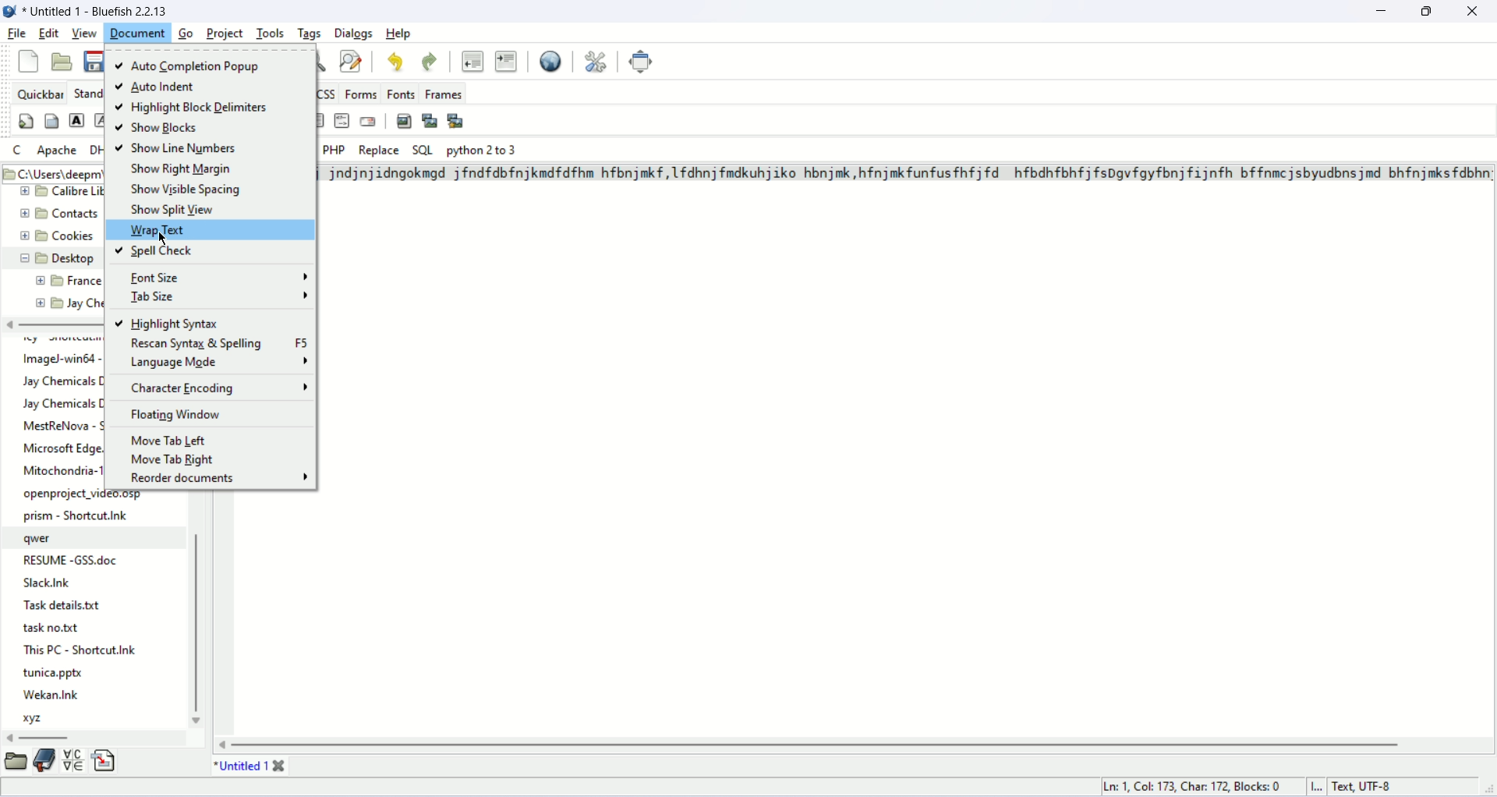  I want to click on replace, so click(380, 151).